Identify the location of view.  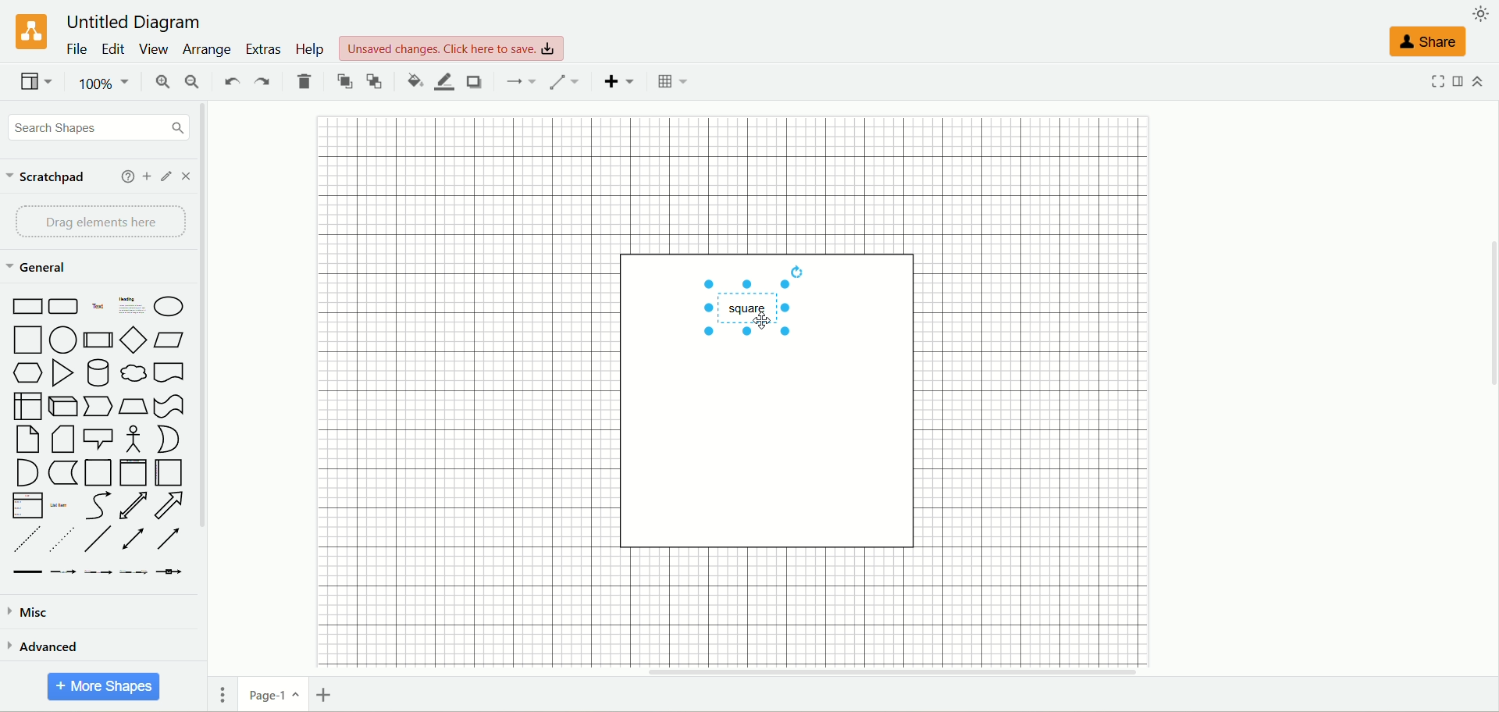
(153, 50).